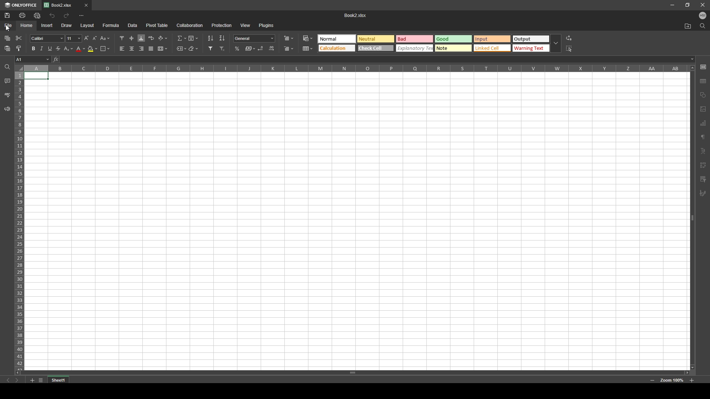 This screenshot has width=710, height=399. Describe the element at coordinates (693, 380) in the screenshot. I see `zoom in` at that location.